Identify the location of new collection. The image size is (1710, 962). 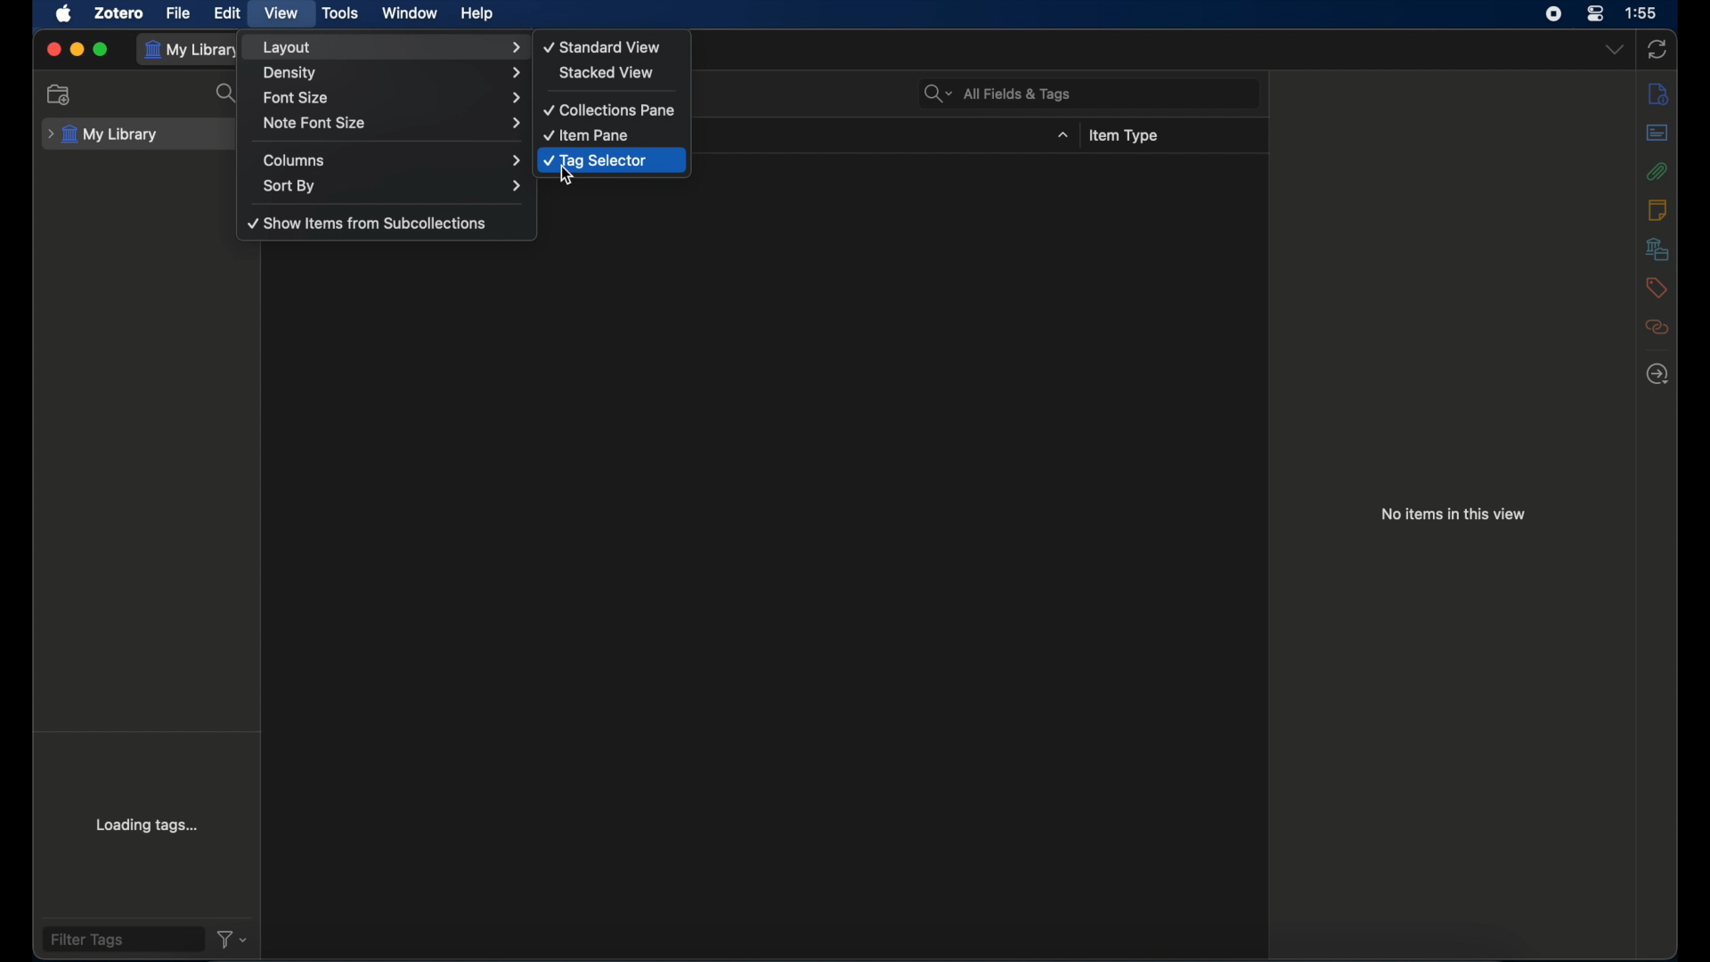
(61, 95).